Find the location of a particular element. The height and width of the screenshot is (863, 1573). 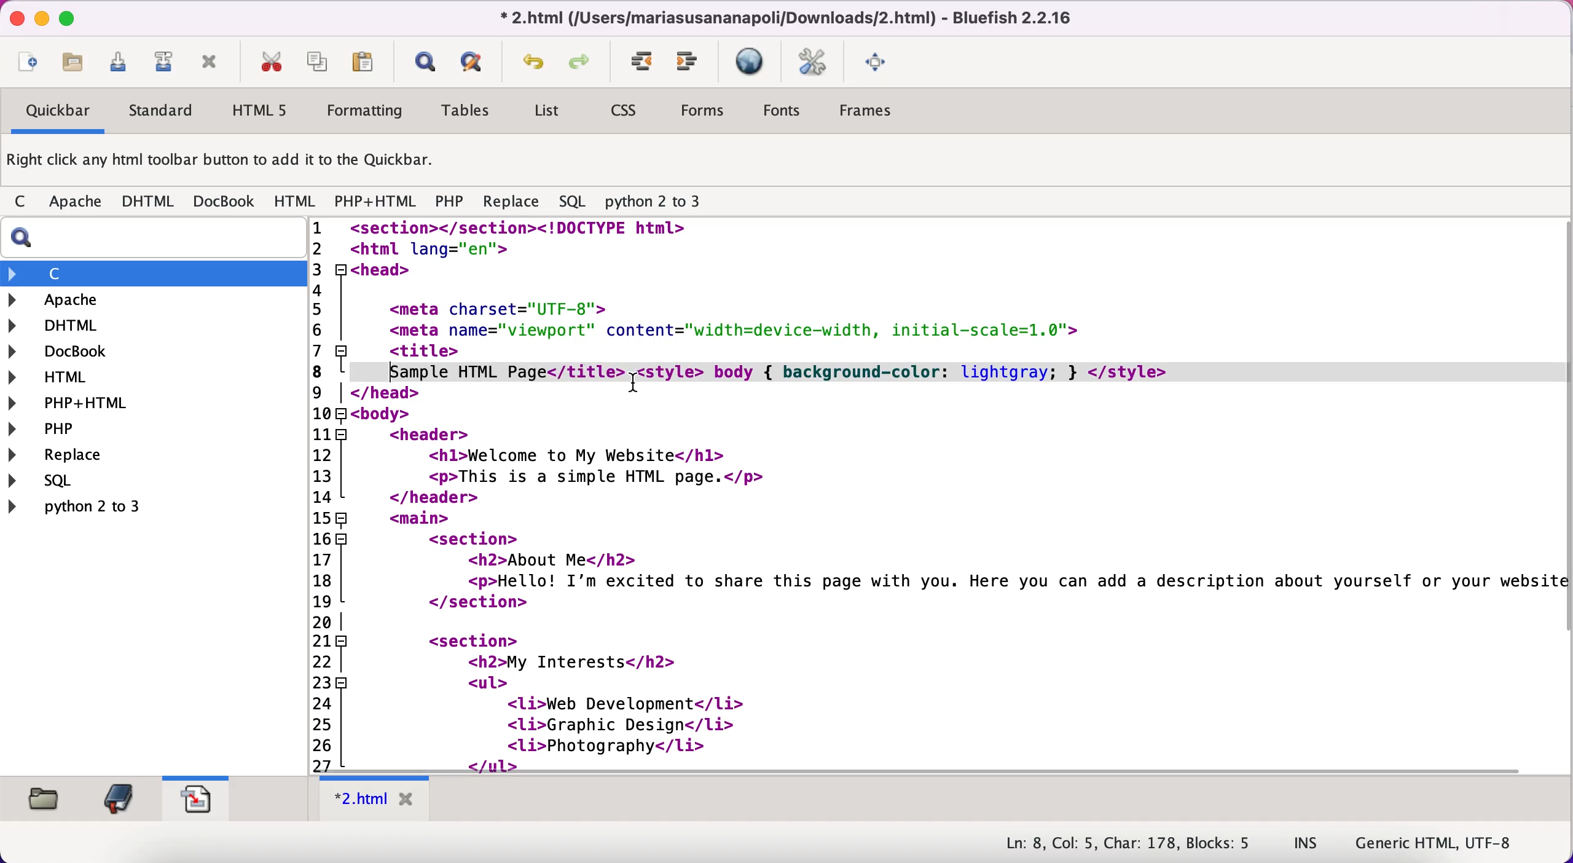

undo is located at coordinates (534, 65).